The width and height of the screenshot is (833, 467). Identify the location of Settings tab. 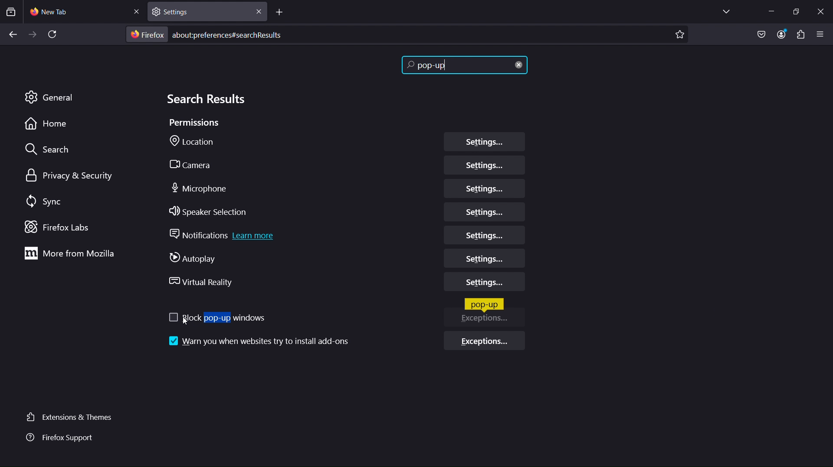
(206, 12).